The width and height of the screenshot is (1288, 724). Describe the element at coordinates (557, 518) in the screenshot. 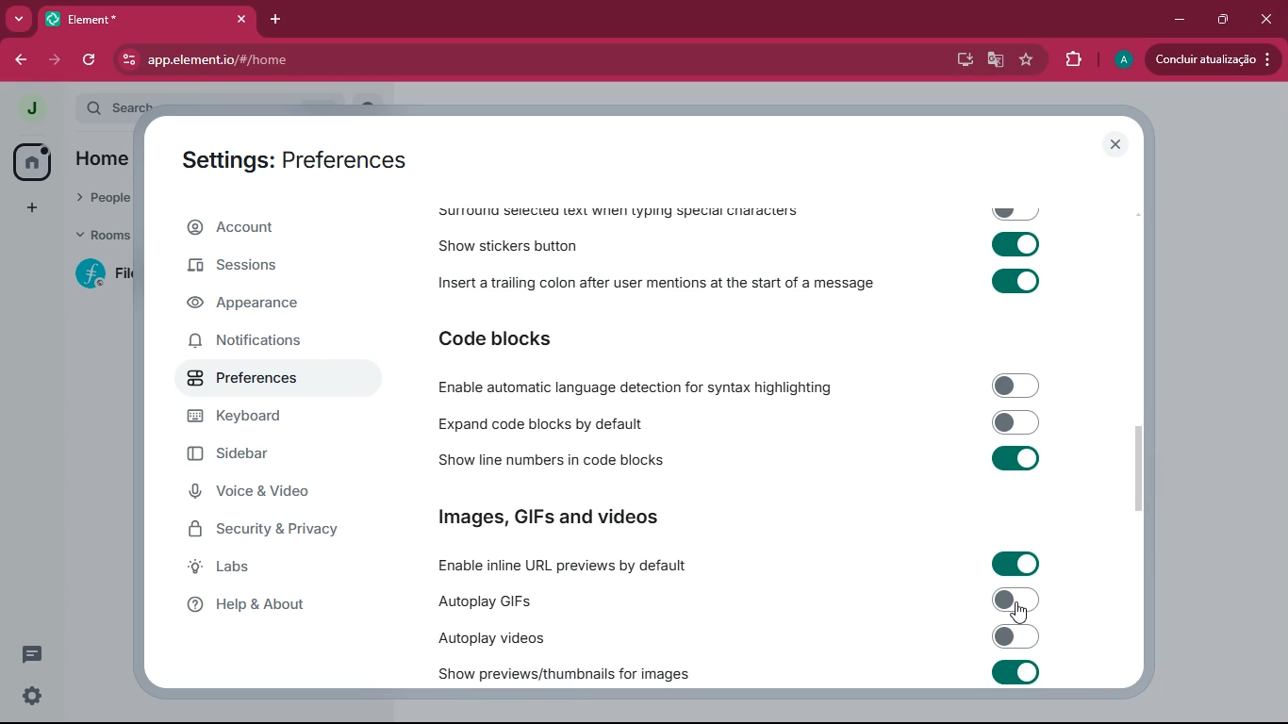

I see `Images, GIFs and videos` at that location.